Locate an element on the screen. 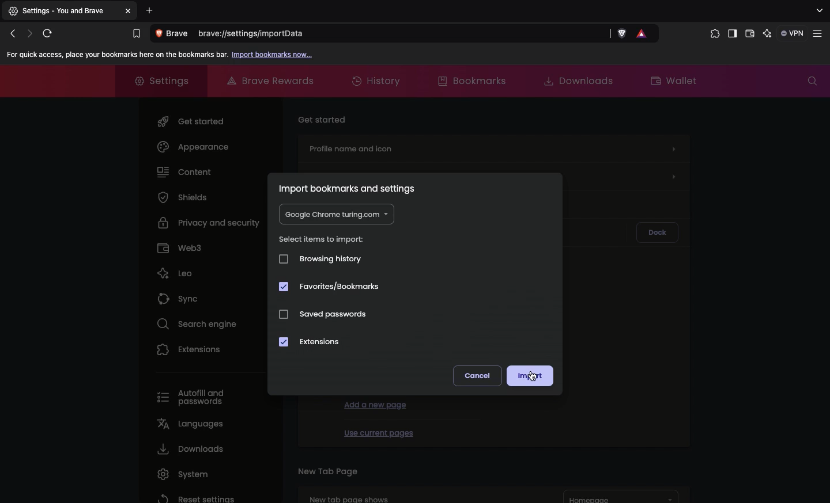 This screenshot has height=503, width=830. Use current pages is located at coordinates (378, 431).